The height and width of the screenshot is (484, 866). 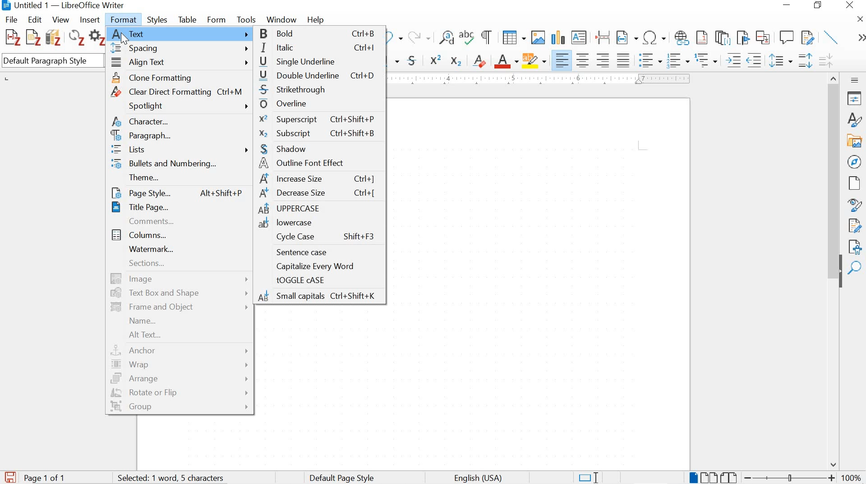 What do you see at coordinates (179, 178) in the screenshot?
I see `theme` at bounding box center [179, 178].